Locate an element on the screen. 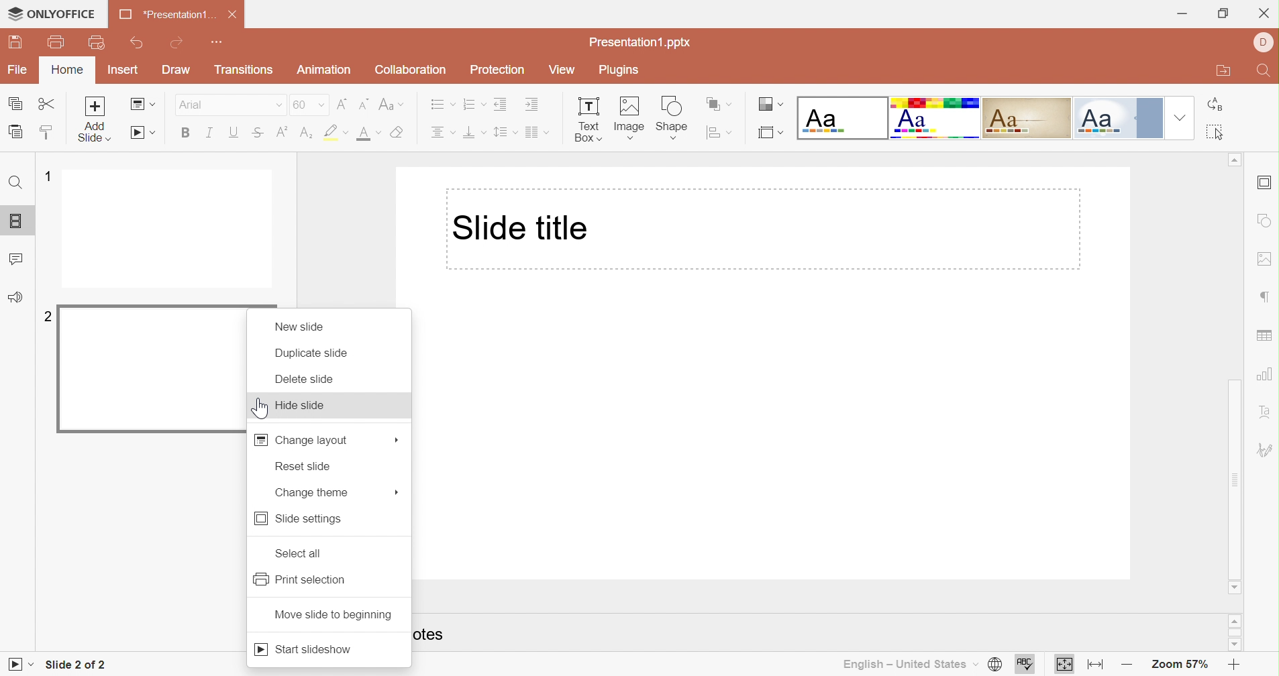 The height and width of the screenshot is (676, 1279). Delete slide is located at coordinates (310, 379).